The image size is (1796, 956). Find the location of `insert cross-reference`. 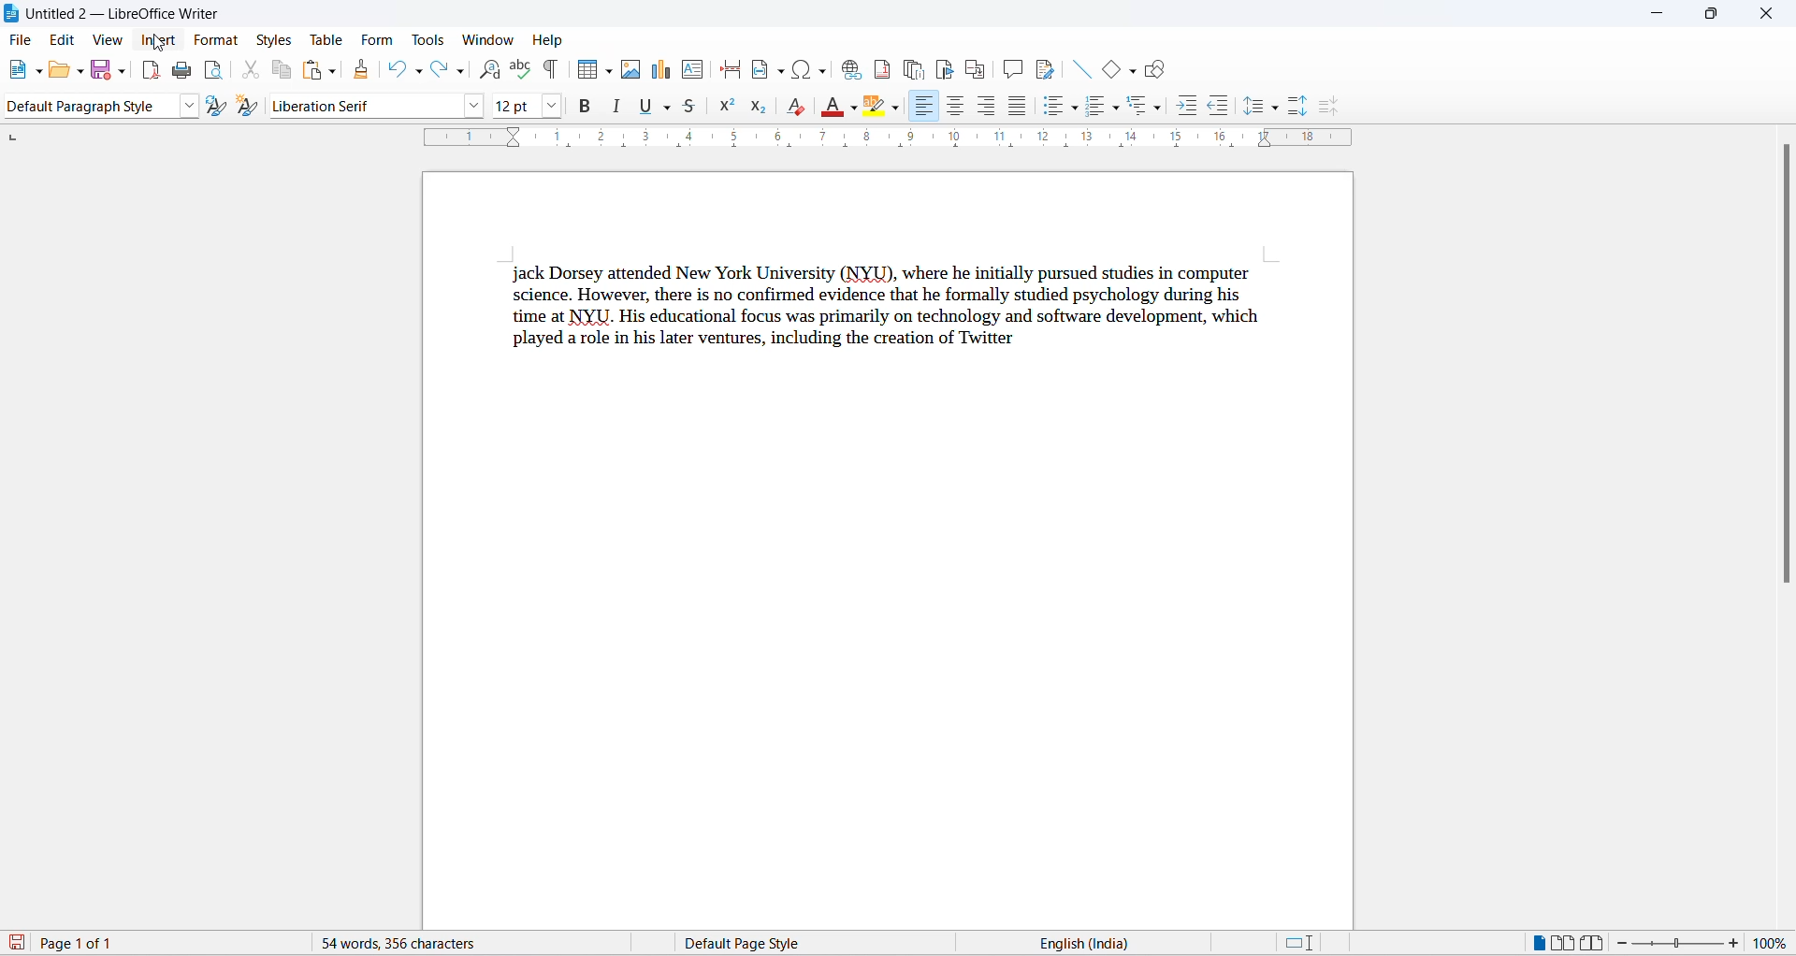

insert cross-reference is located at coordinates (975, 68).